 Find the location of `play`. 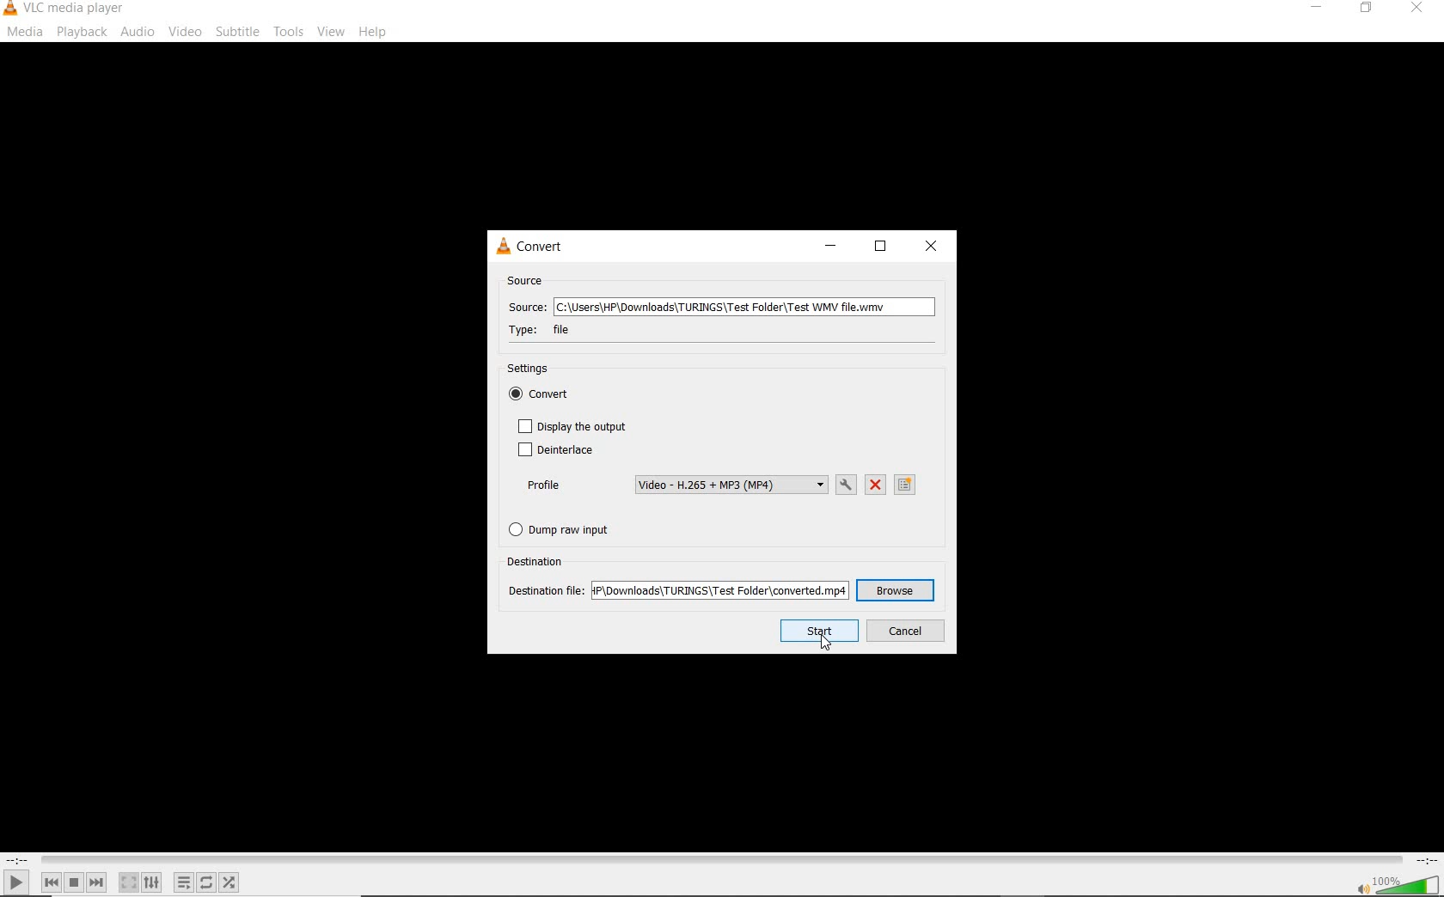

play is located at coordinates (16, 882).